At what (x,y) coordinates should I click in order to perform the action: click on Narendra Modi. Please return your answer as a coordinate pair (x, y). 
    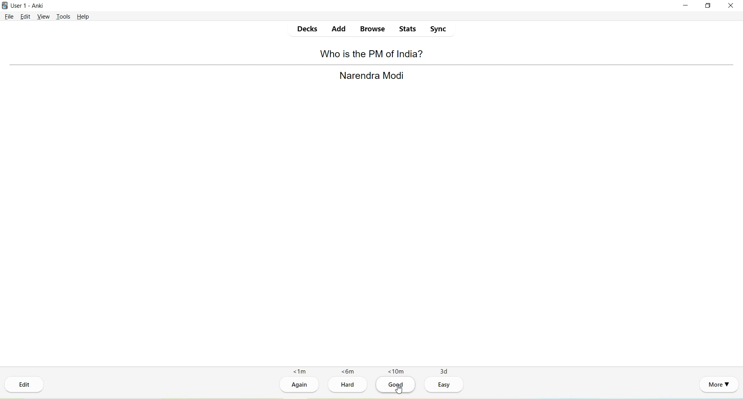
    Looking at the image, I should click on (371, 78).